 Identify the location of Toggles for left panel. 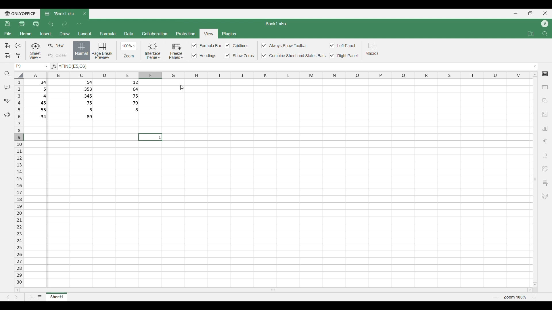
(342, 46).